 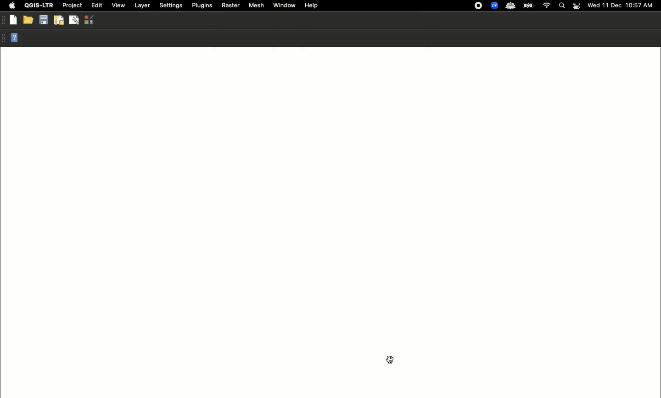 I want to click on Internet, so click(x=547, y=5).